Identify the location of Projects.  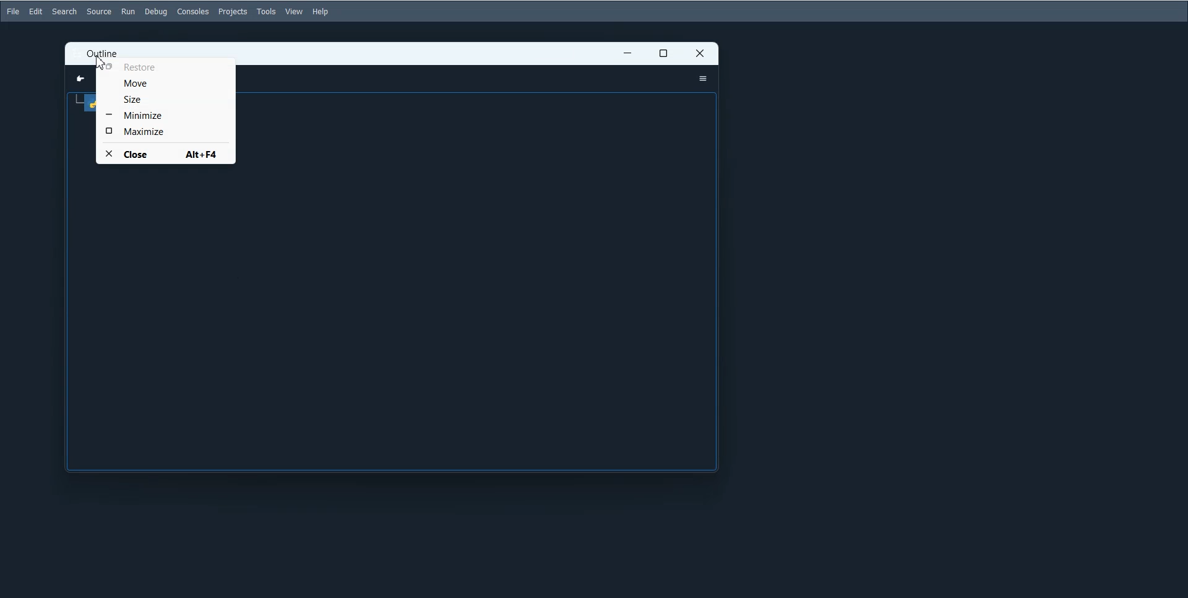
(233, 11).